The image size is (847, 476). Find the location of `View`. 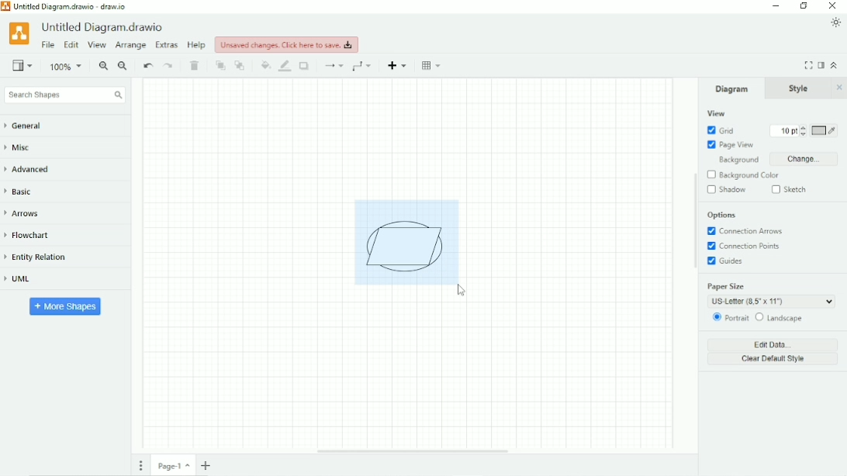

View is located at coordinates (22, 64).